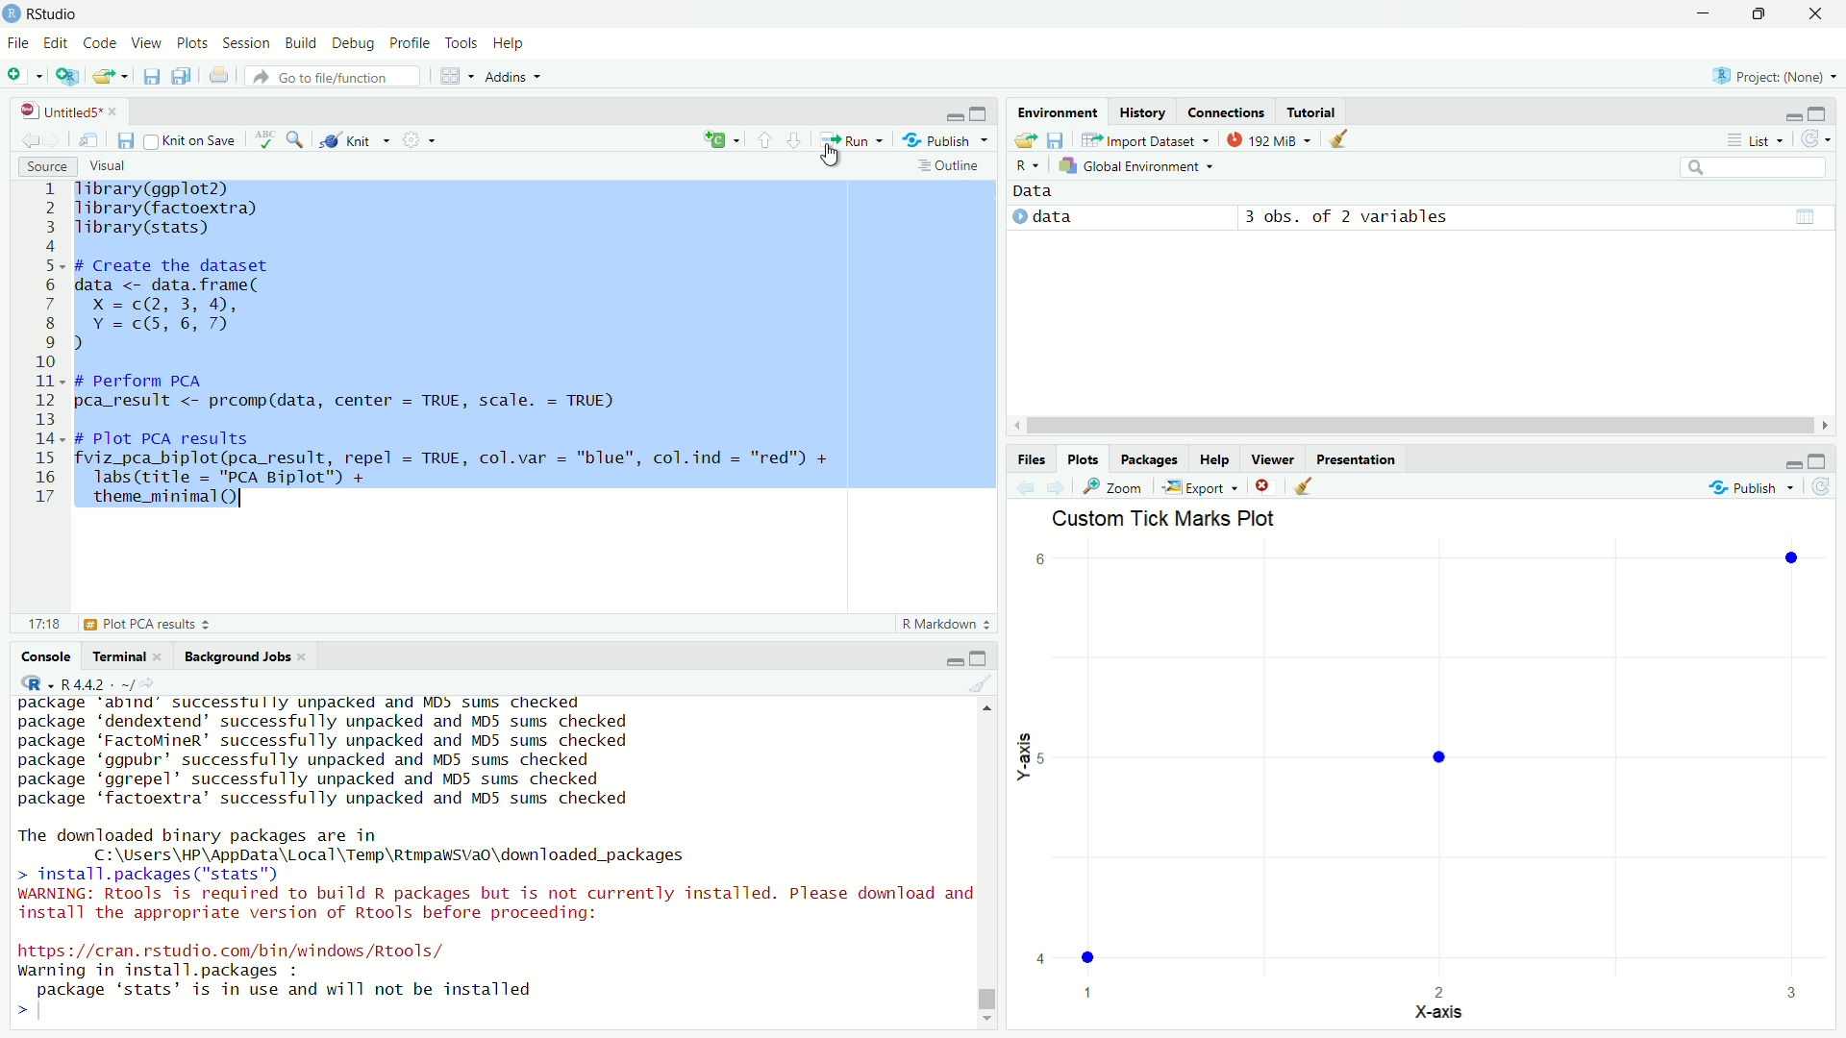 This screenshot has height=1038, width=1846. I want to click on minimize, so click(1704, 13).